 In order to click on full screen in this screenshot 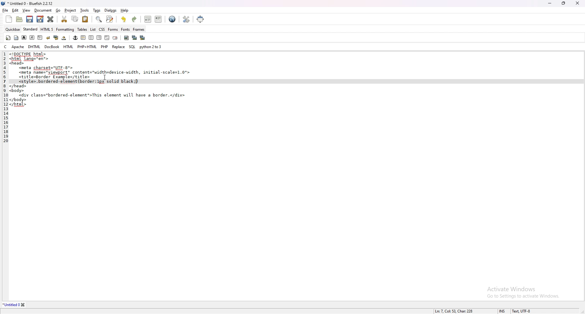, I will do `click(200, 19)`.